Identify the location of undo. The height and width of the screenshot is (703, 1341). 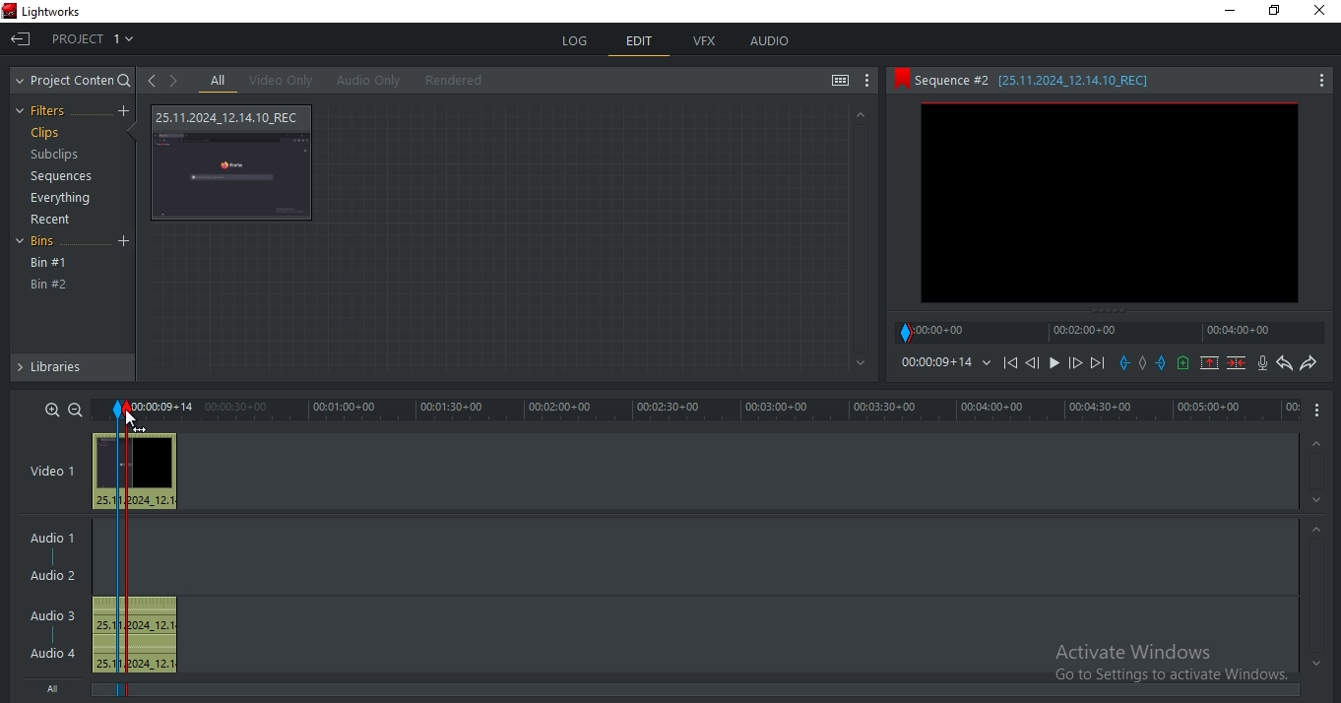
(1285, 363).